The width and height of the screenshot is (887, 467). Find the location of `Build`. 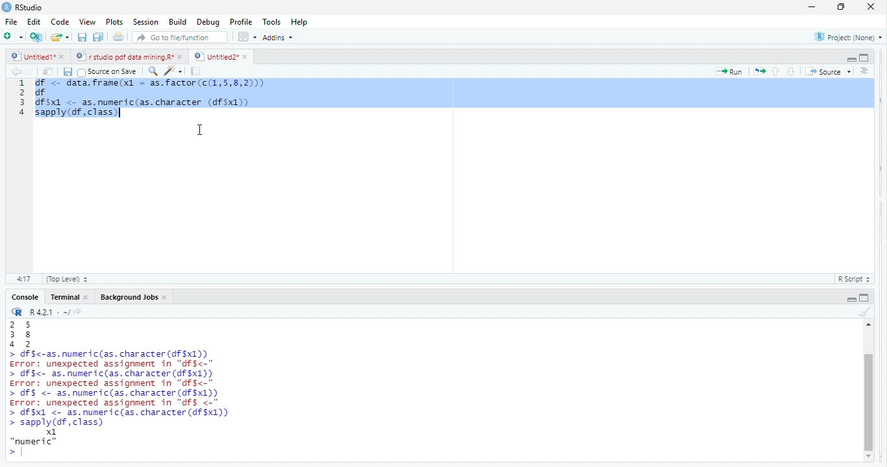

Build is located at coordinates (178, 22).